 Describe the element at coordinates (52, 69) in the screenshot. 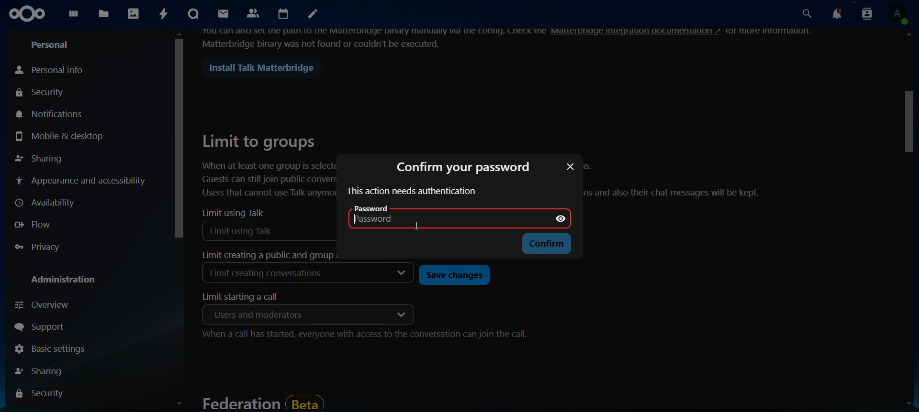

I see `personal info` at that location.